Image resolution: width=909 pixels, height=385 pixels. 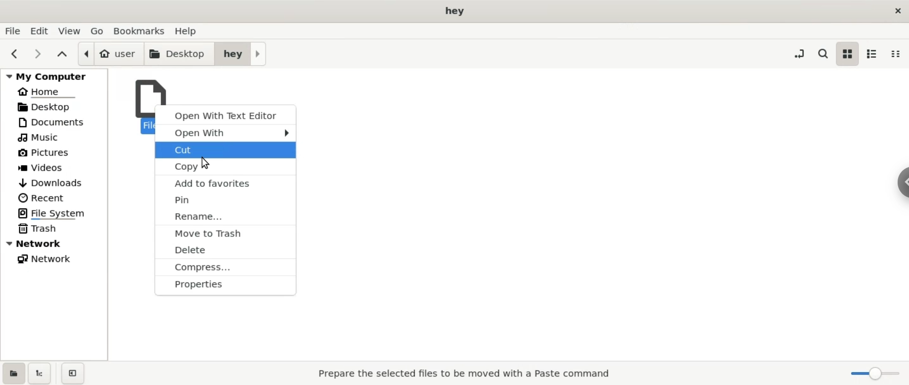 What do you see at coordinates (870, 374) in the screenshot?
I see `zoom` at bounding box center [870, 374].